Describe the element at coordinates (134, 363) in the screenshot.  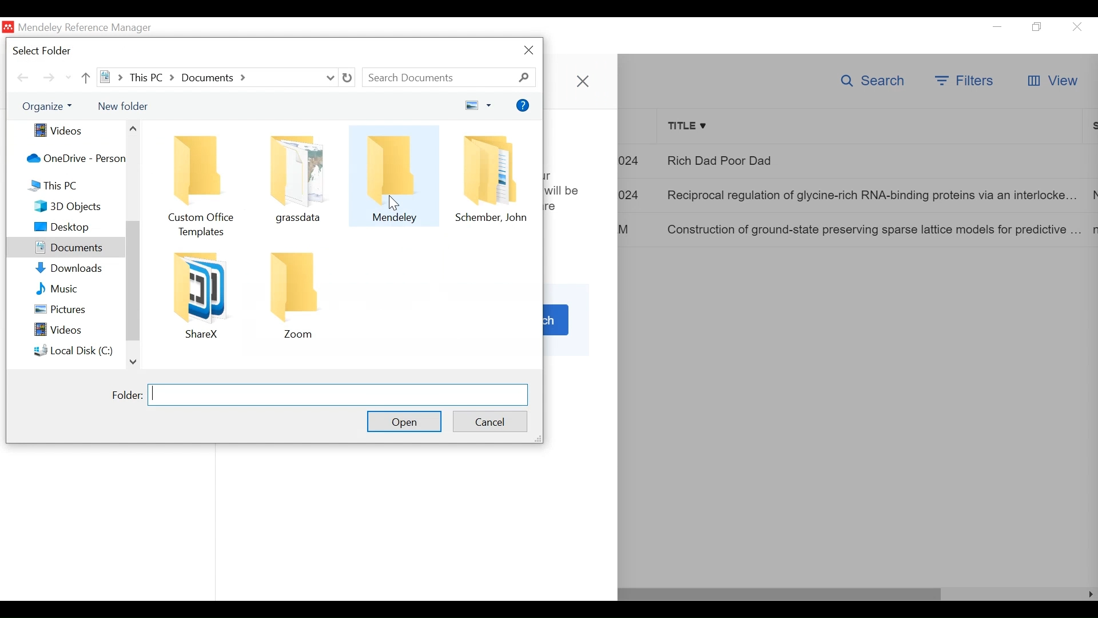
I see `Scroll down` at that location.